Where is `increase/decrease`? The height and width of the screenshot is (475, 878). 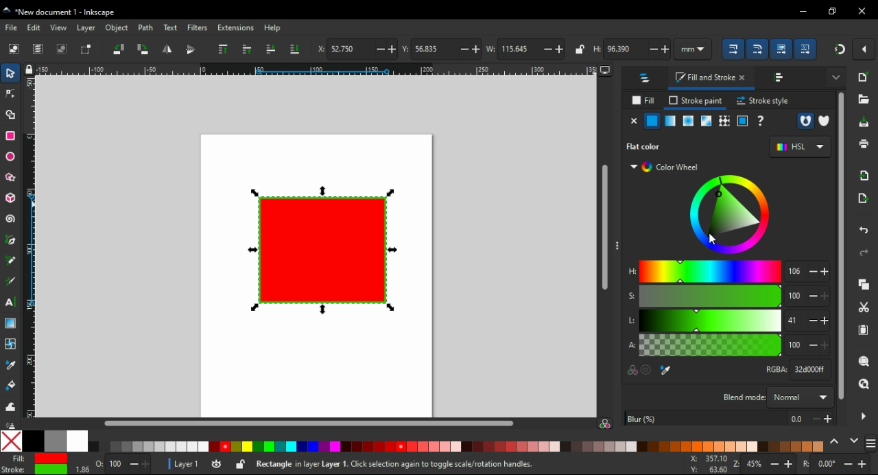
increase/decrease is located at coordinates (783, 464).